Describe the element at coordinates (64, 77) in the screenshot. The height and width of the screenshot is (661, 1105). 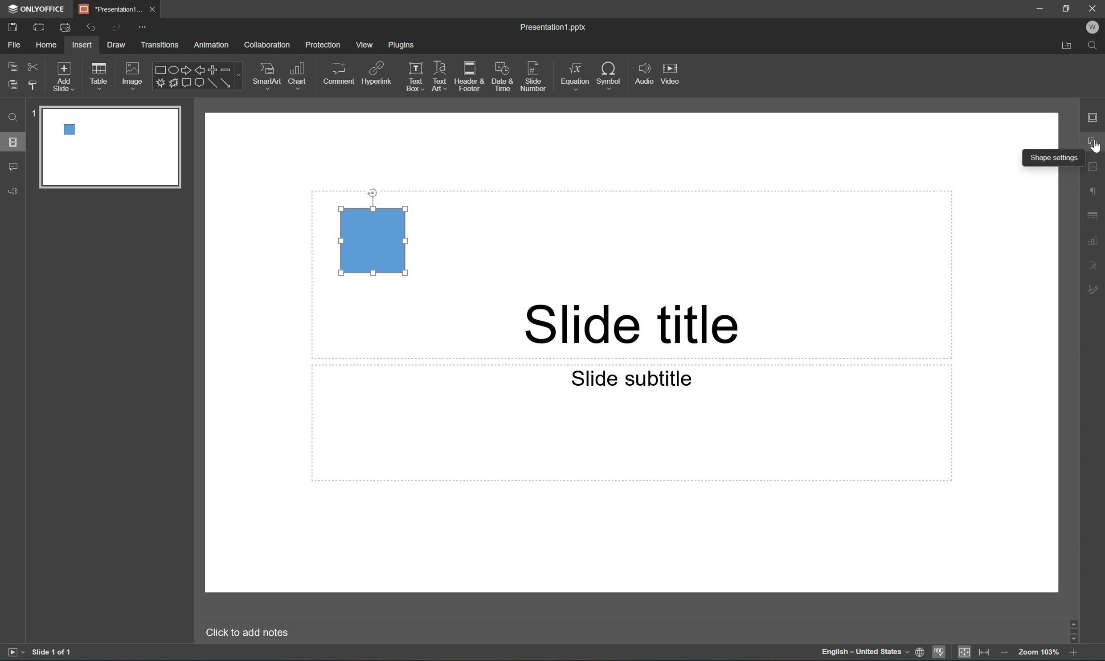
I see `Add Slide` at that location.